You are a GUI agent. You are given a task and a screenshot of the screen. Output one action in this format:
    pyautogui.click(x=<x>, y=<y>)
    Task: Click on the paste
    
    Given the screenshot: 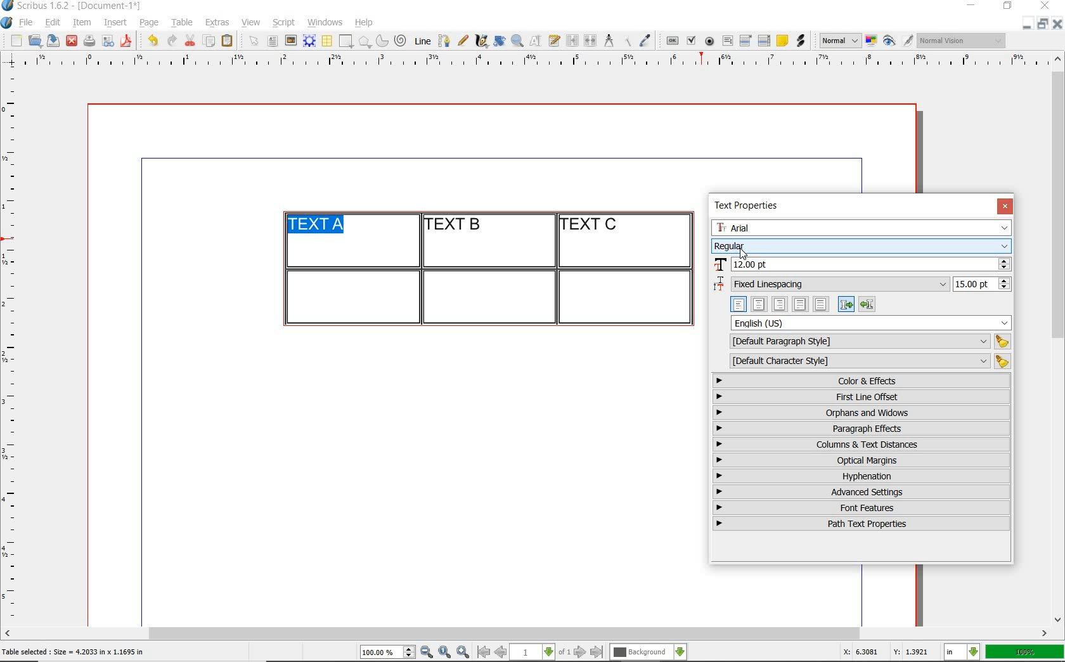 What is the action you would take?
    pyautogui.click(x=229, y=41)
    